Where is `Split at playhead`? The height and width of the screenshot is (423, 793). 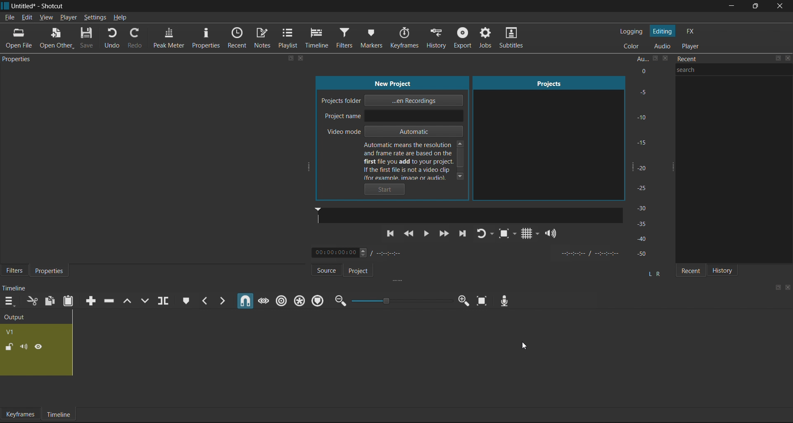
Split at playhead is located at coordinates (166, 302).